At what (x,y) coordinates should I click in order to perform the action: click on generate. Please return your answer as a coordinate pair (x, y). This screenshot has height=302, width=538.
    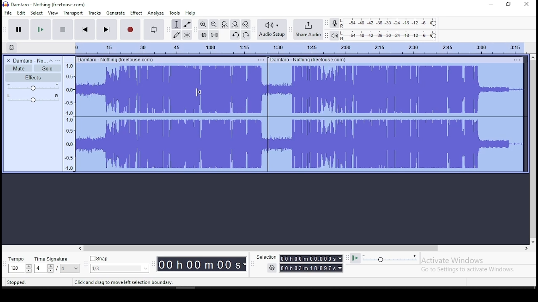
    Looking at the image, I should click on (116, 13).